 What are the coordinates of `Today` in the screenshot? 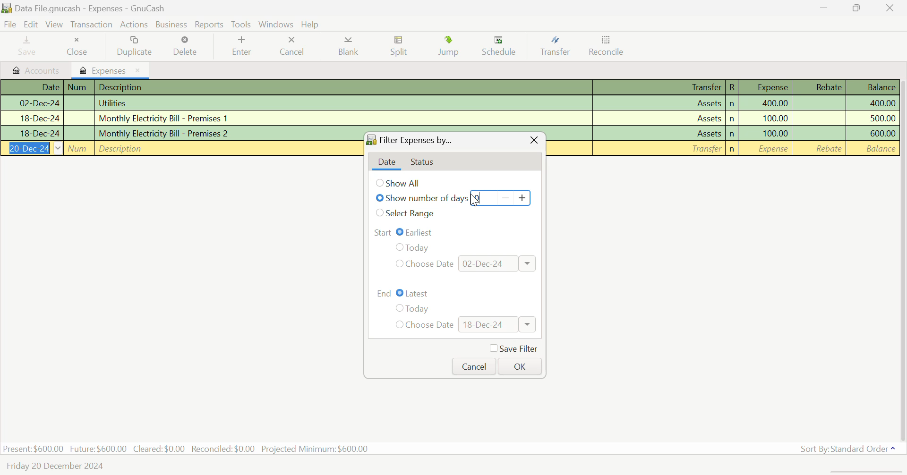 It's located at (414, 248).